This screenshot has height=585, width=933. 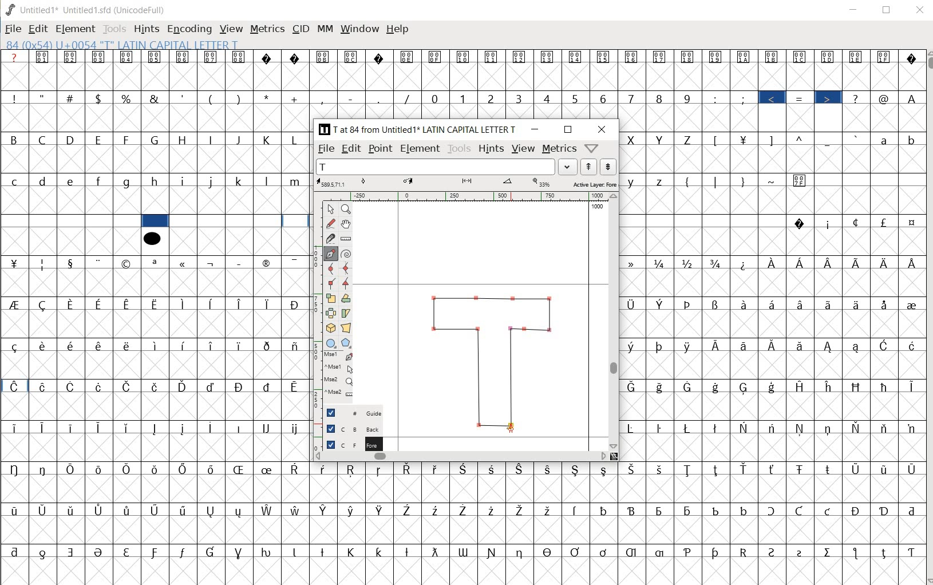 I want to click on metrics, so click(x=559, y=150).